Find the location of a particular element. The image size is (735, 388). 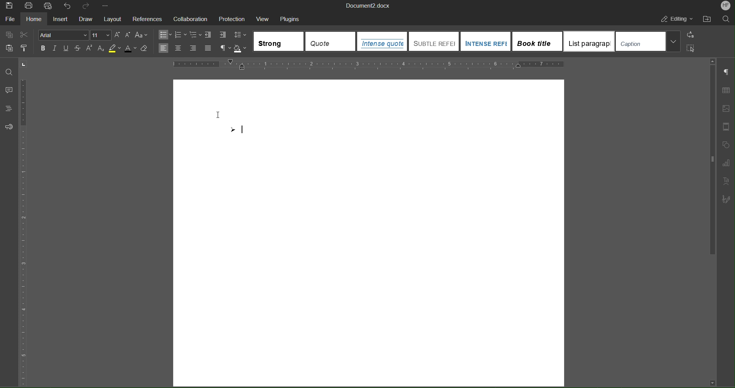

Strikethrough is located at coordinates (80, 49).